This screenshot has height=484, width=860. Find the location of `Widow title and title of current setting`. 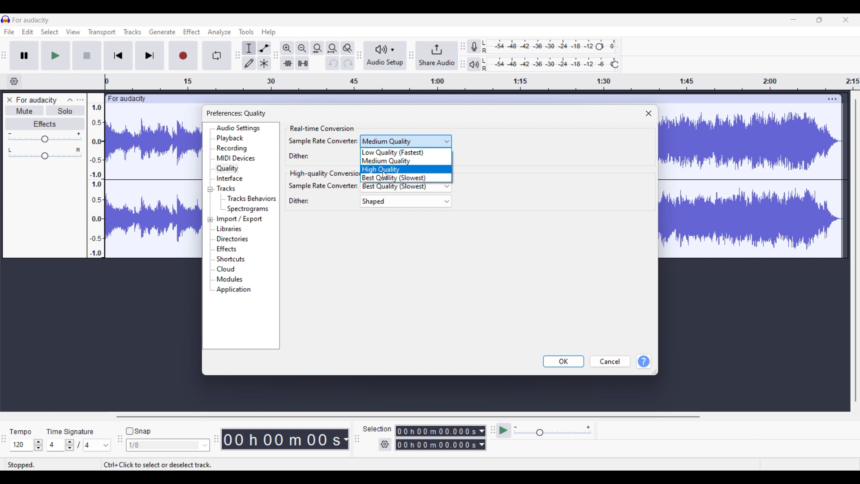

Widow title and title of current setting is located at coordinates (236, 113).